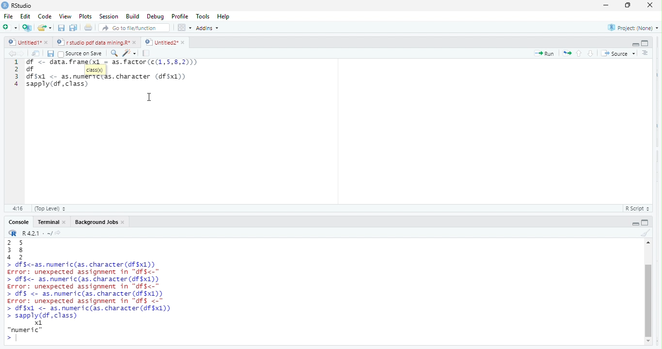 This screenshot has width=662, height=349. Describe the element at coordinates (27, 16) in the screenshot. I see `Edit` at that location.